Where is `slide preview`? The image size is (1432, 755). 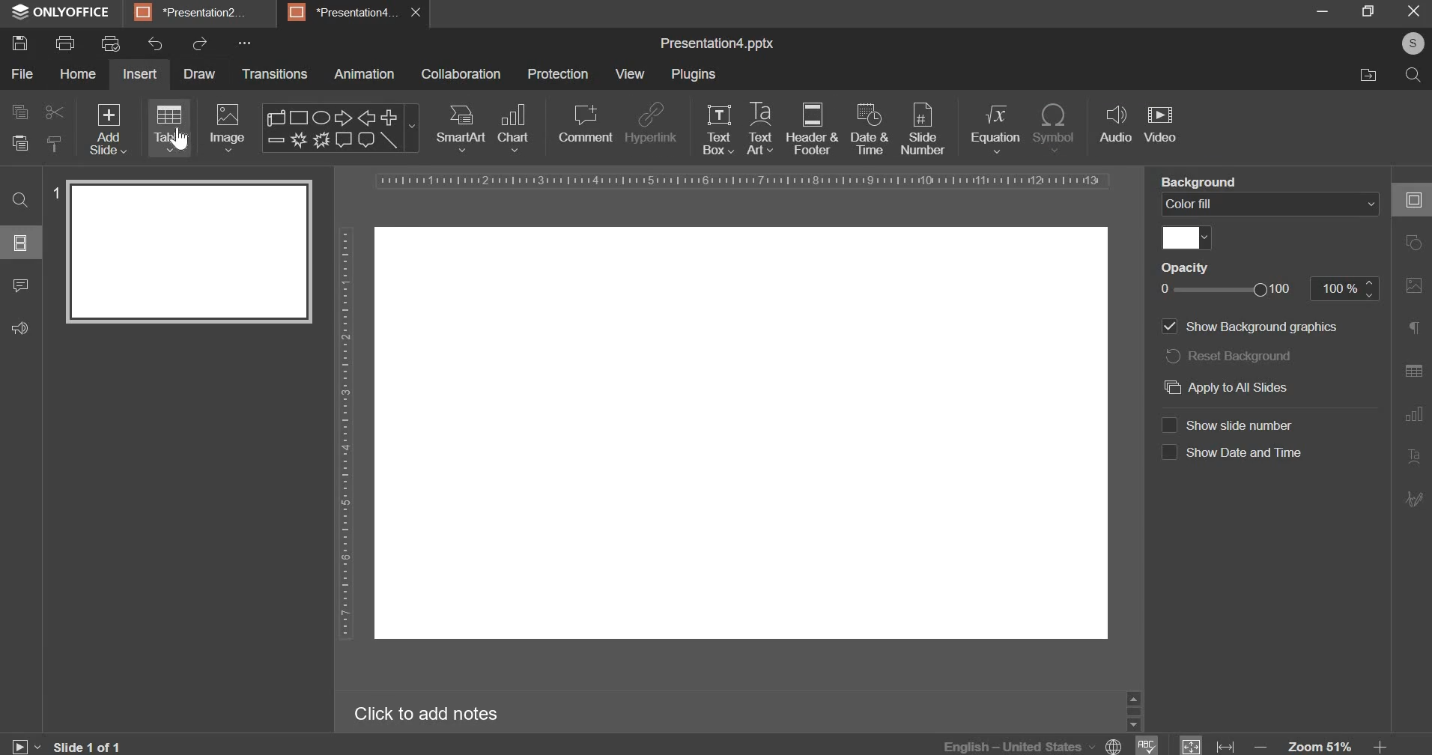
slide preview is located at coordinates (192, 253).